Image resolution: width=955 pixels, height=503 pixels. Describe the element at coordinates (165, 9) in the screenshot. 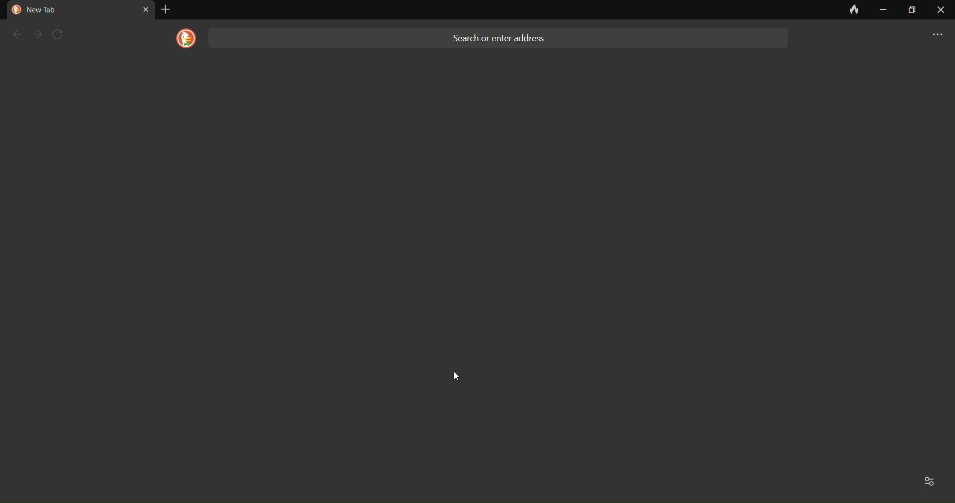

I see `add tab` at that location.